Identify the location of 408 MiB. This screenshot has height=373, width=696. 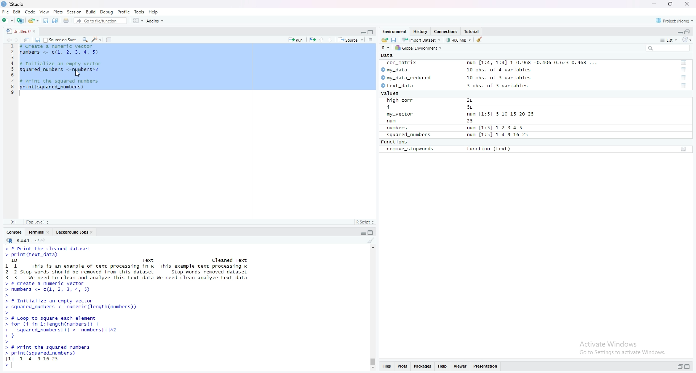
(458, 40).